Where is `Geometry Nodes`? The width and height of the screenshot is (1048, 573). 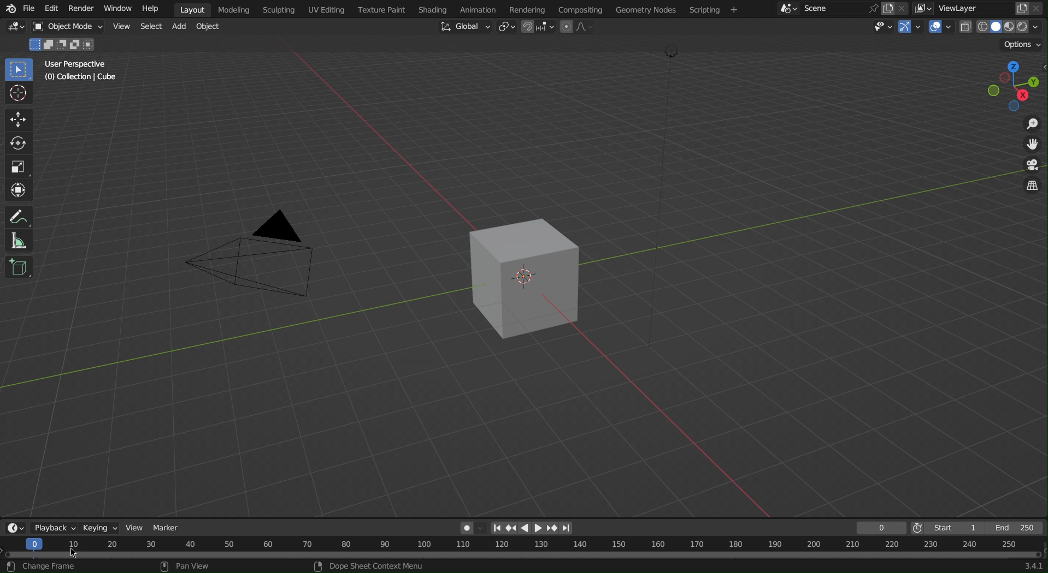
Geometry Nodes is located at coordinates (645, 10).